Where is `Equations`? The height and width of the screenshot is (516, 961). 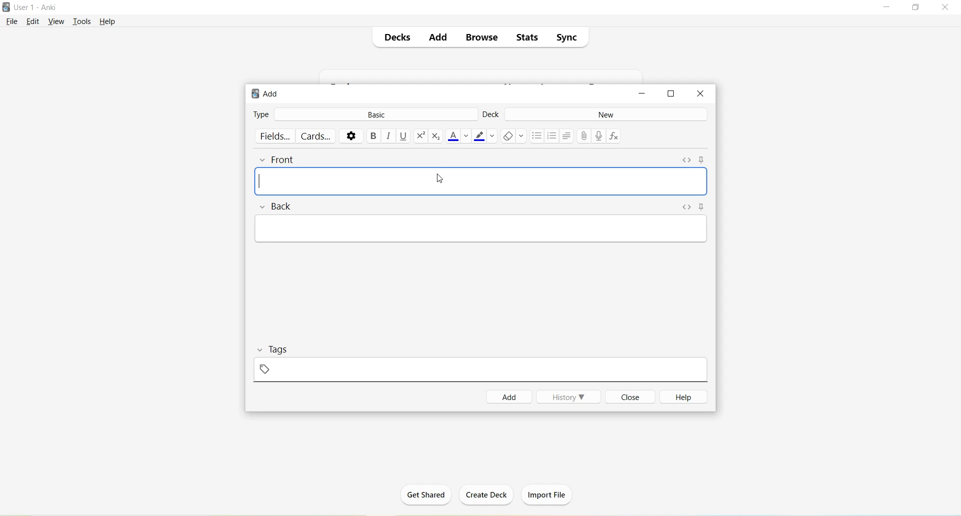
Equations is located at coordinates (616, 137).